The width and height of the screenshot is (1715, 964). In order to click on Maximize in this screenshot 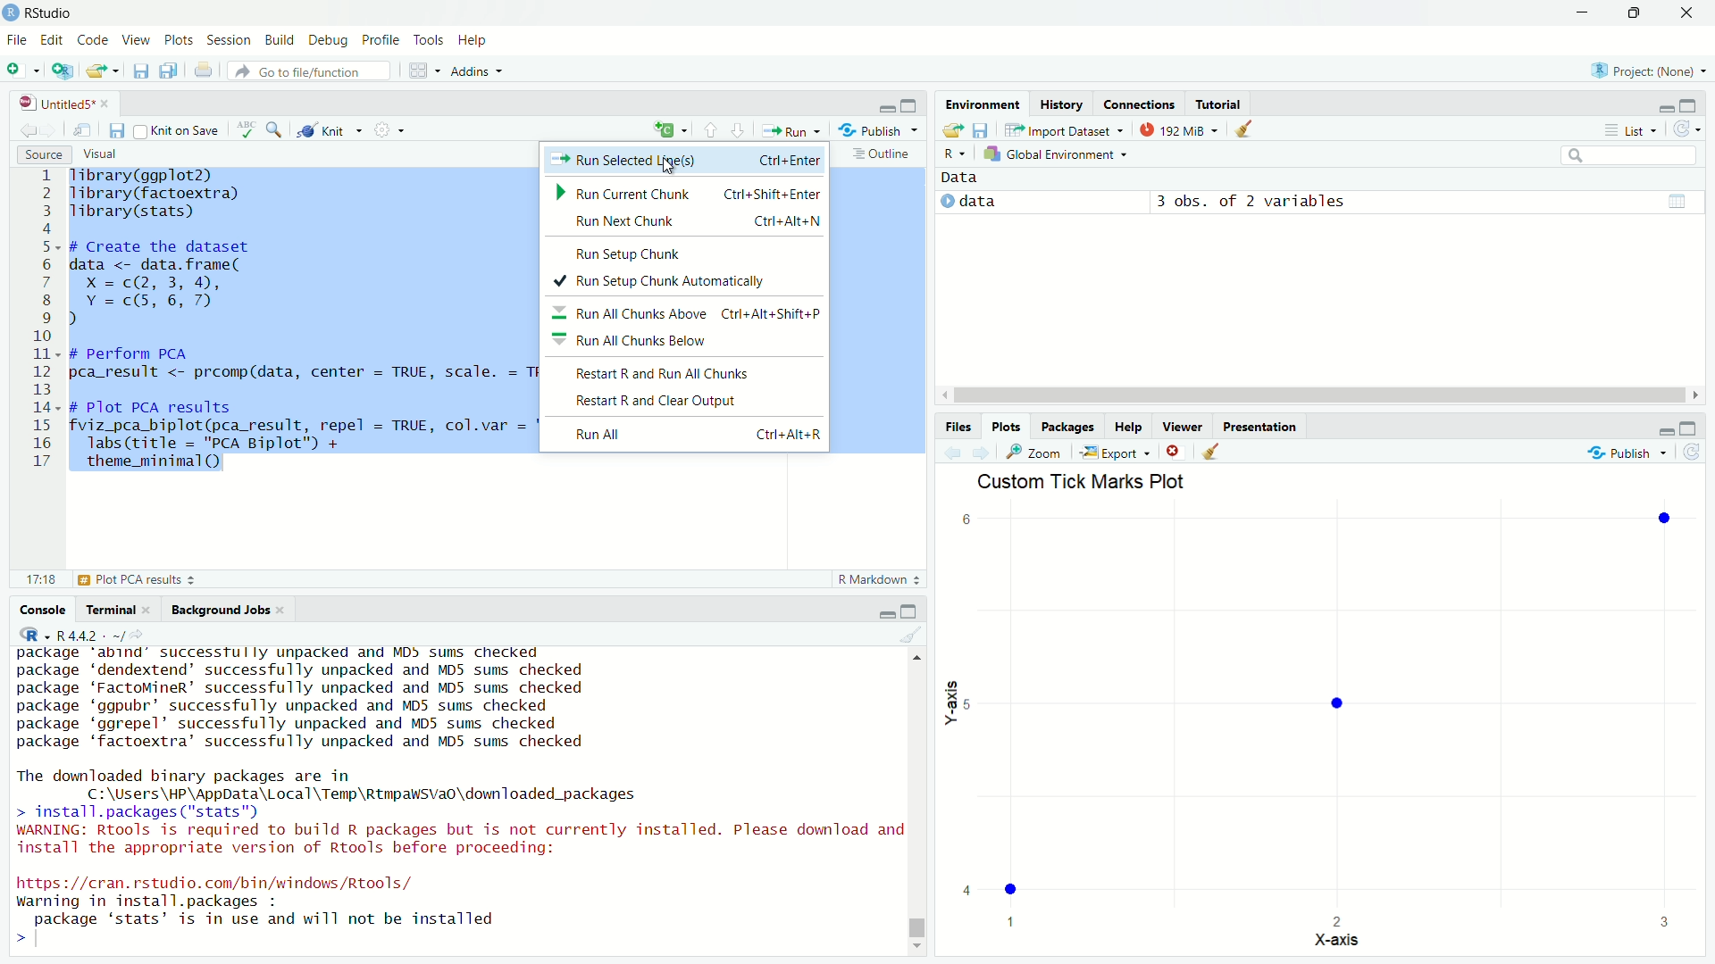, I will do `click(1632, 13)`.